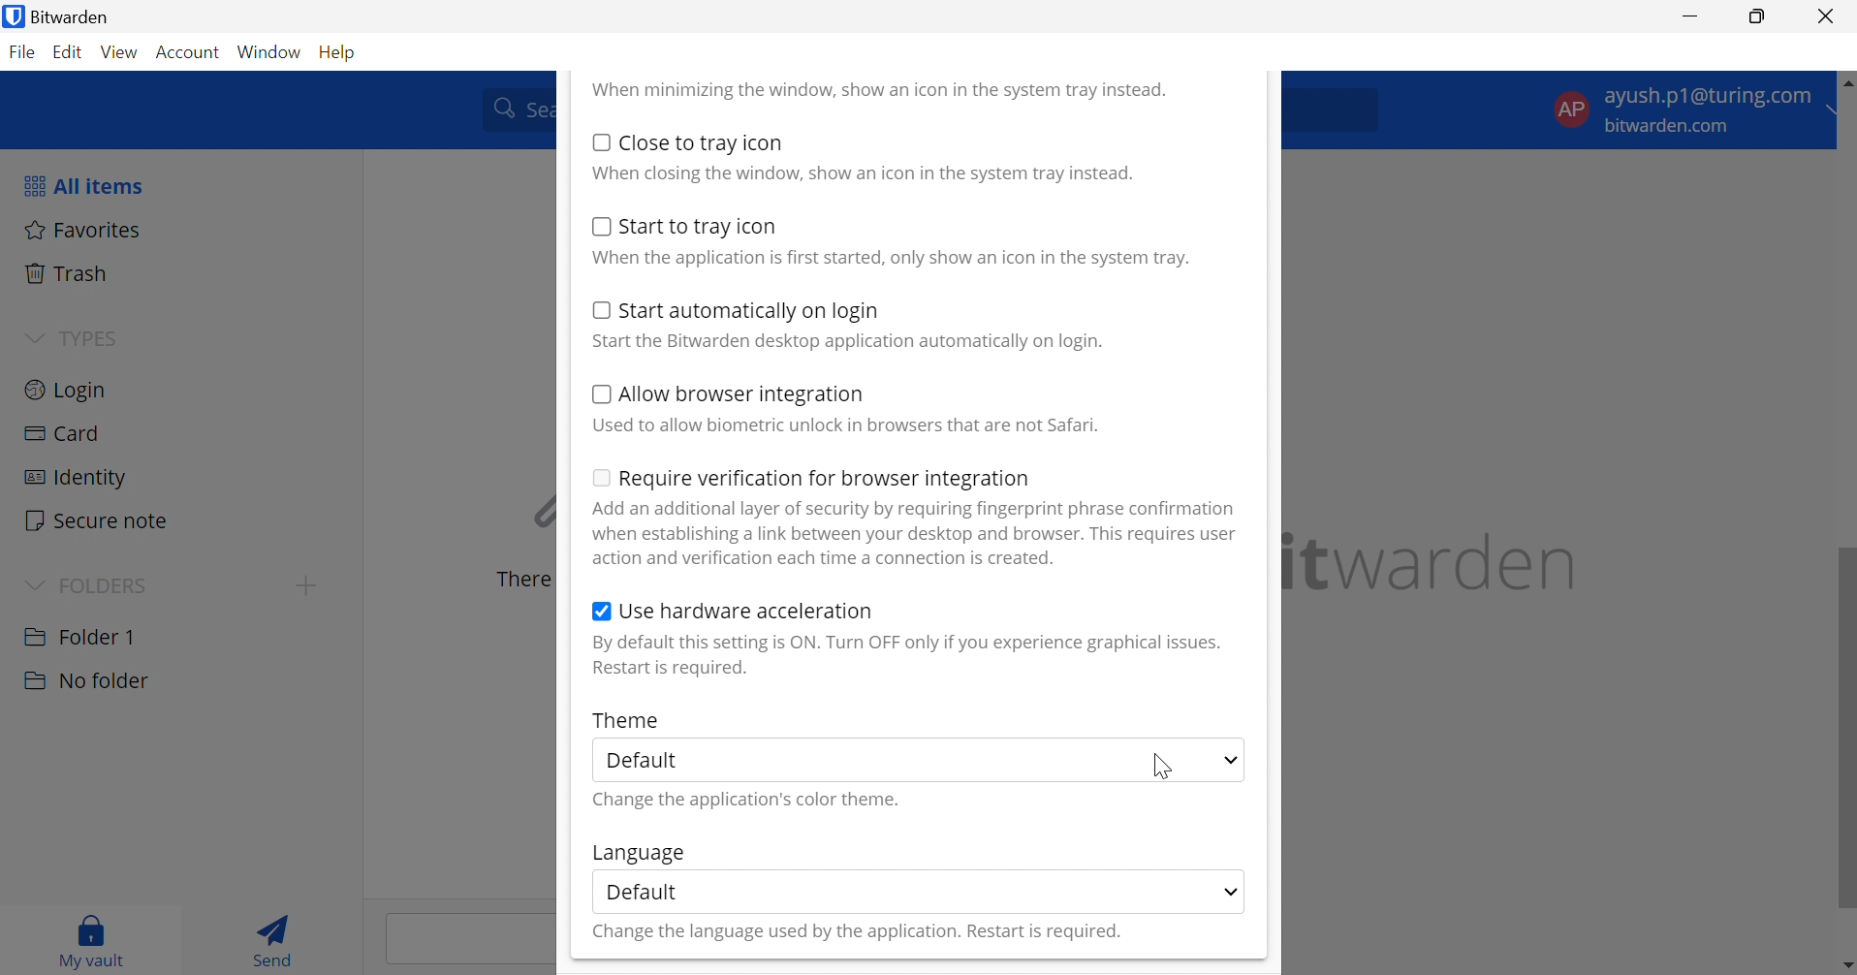 This screenshot has width=1857, height=975. Describe the element at coordinates (1829, 16) in the screenshot. I see `Close` at that location.